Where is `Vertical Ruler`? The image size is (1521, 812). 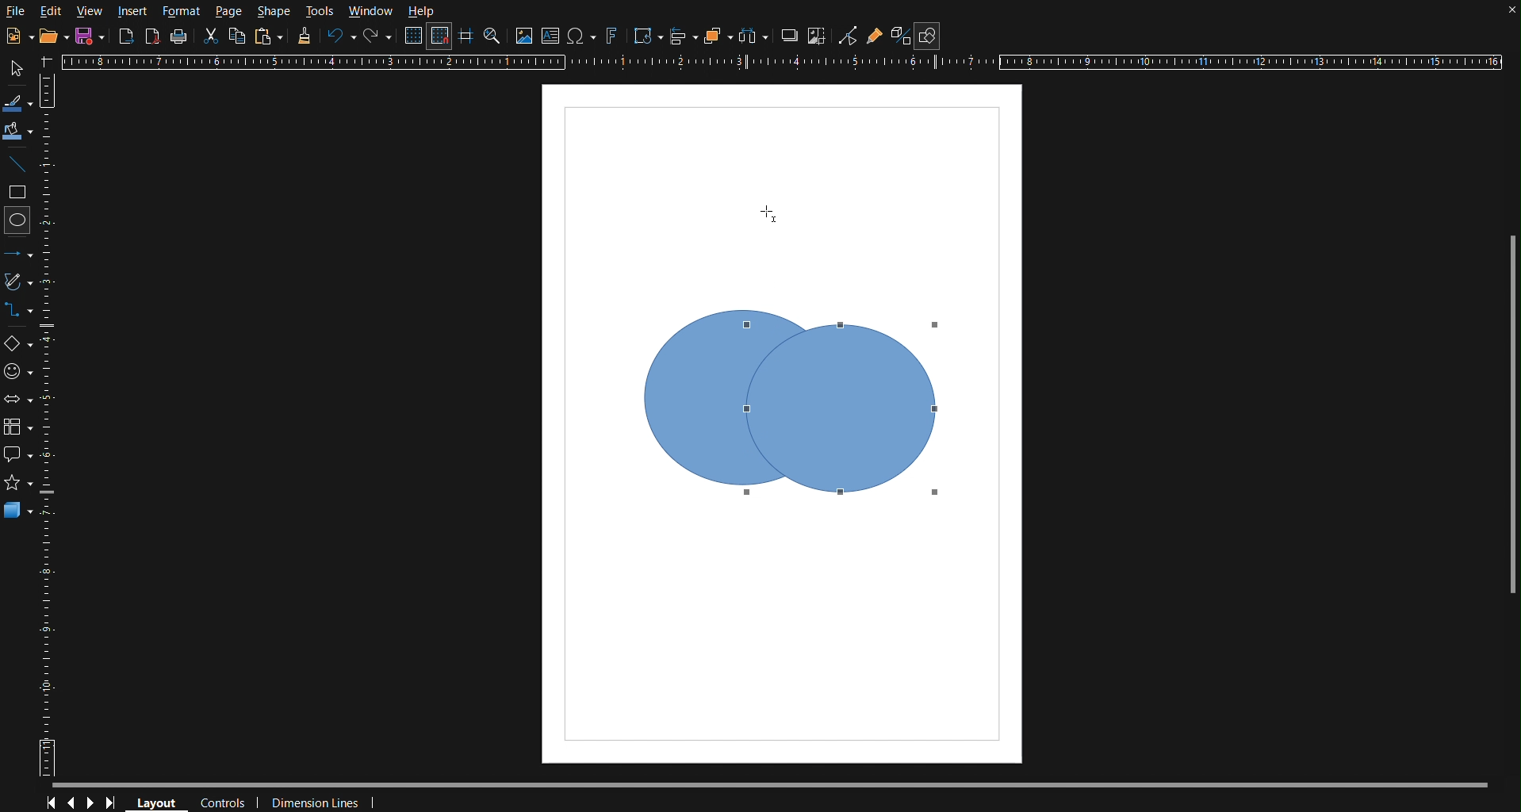 Vertical Ruler is located at coordinates (52, 427).